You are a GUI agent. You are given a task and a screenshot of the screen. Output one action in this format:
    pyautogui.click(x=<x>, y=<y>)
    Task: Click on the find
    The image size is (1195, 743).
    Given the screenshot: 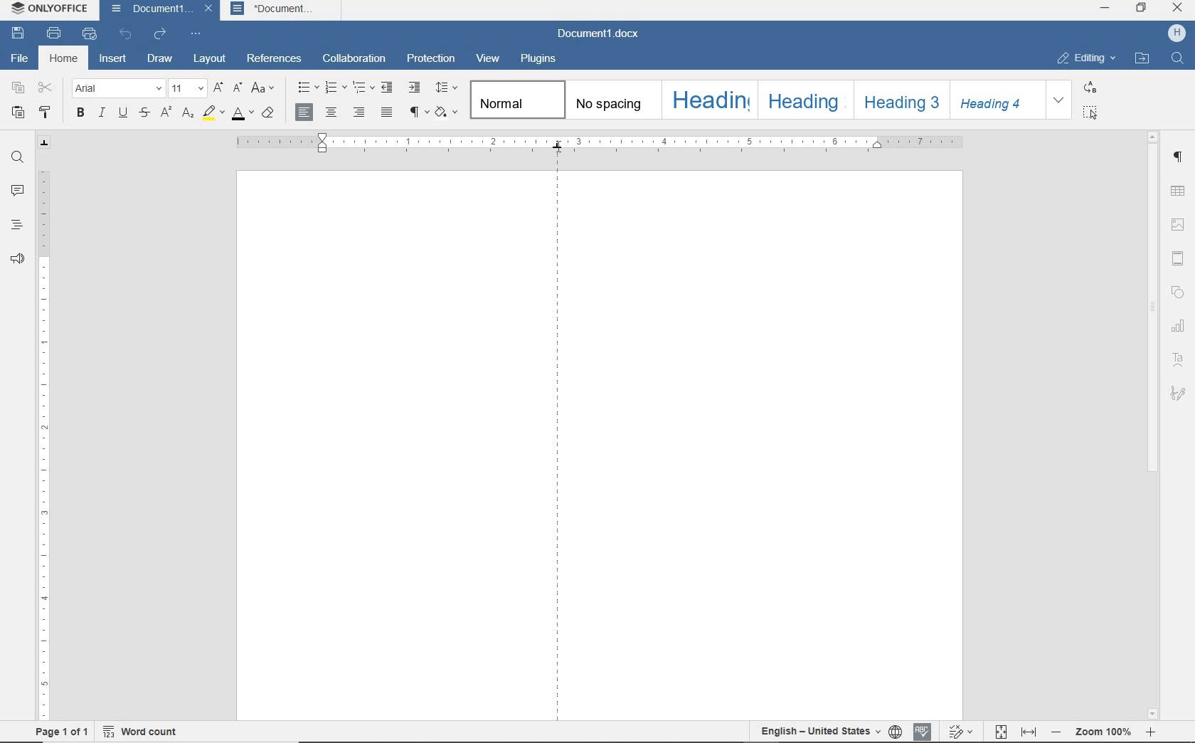 What is the action you would take?
    pyautogui.click(x=1179, y=60)
    